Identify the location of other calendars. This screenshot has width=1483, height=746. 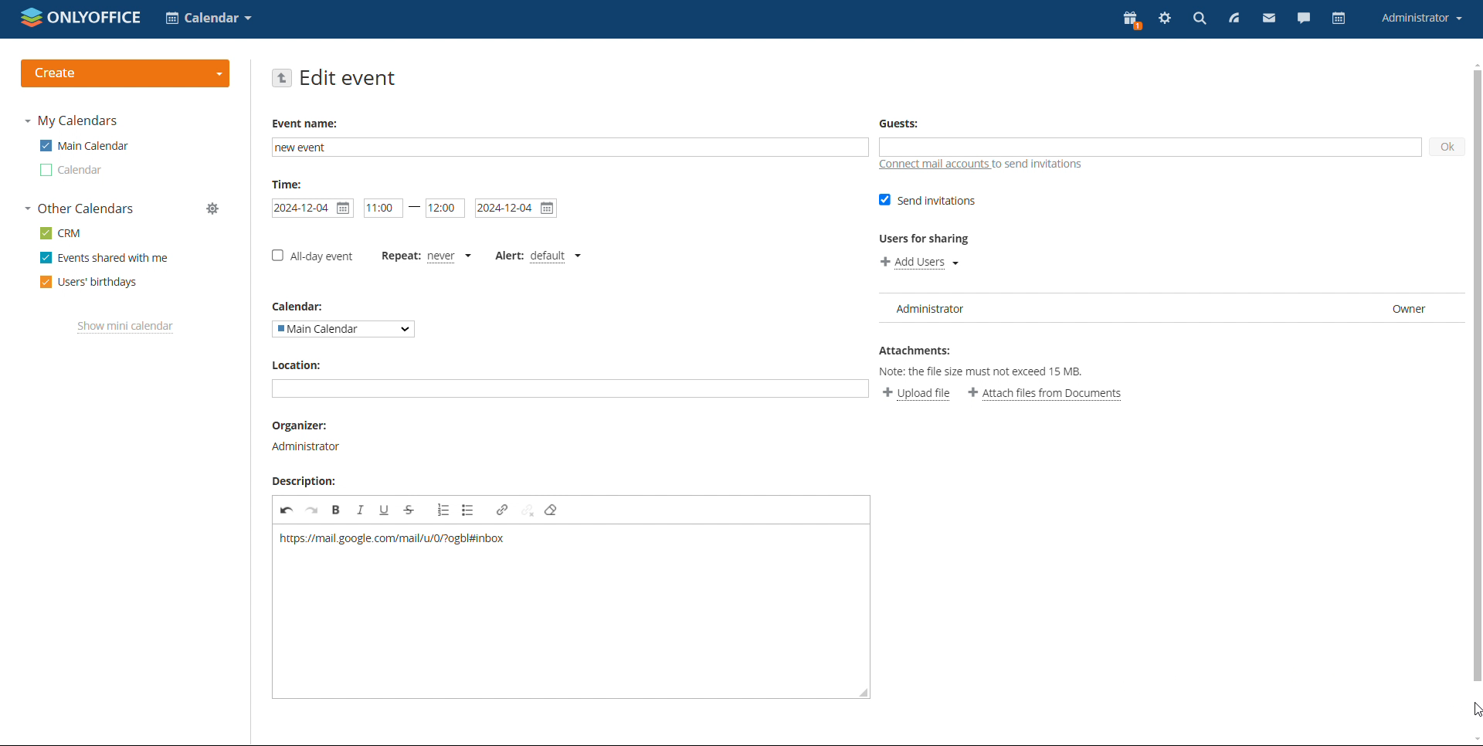
(80, 209).